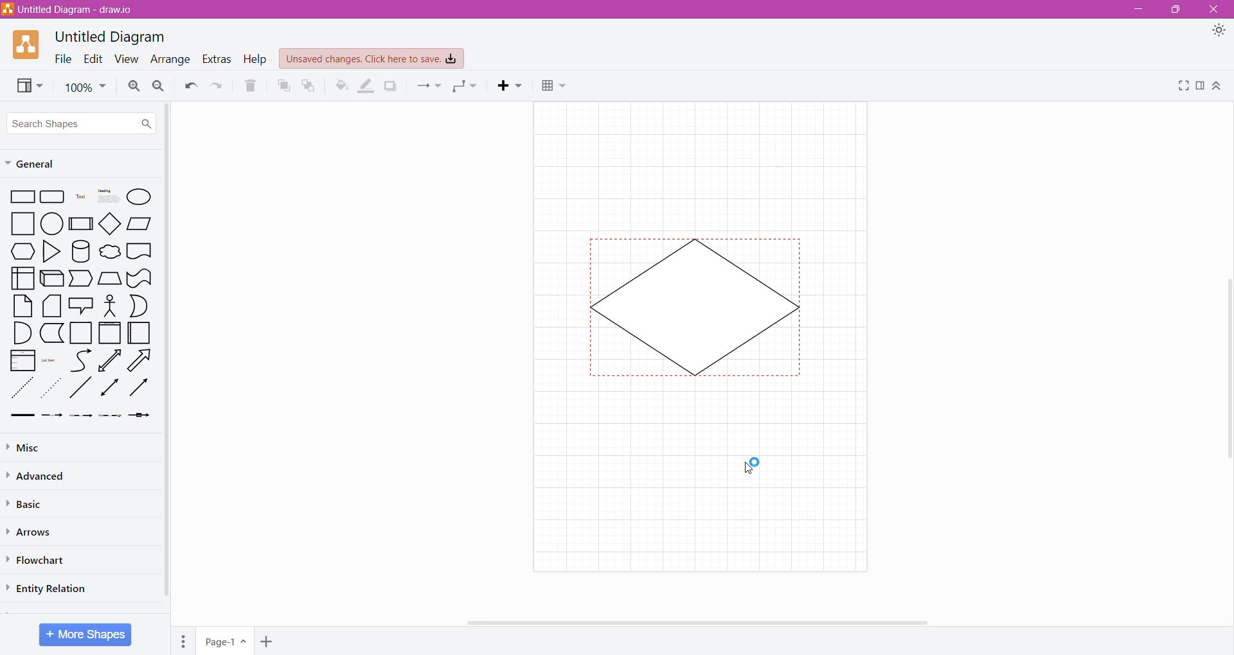 This screenshot has height=655, width=1234. I want to click on Fill Color, so click(341, 86).